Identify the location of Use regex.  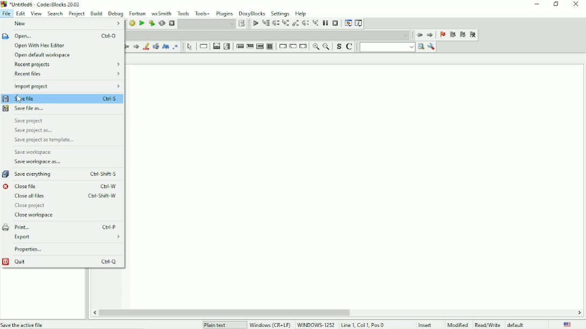
(177, 47).